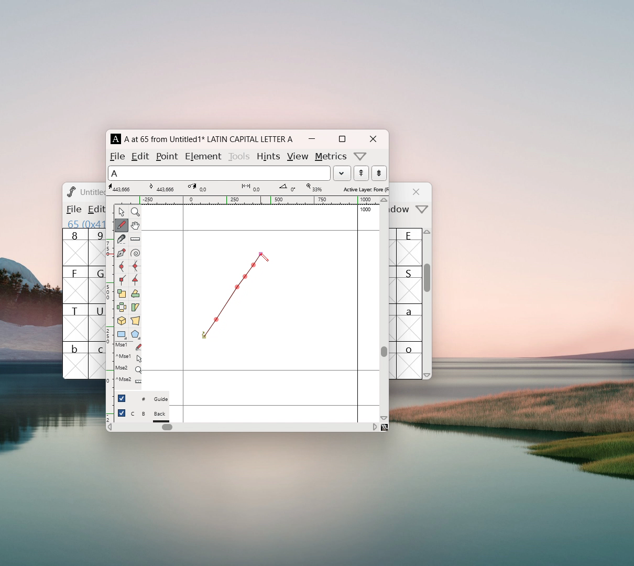 The height and width of the screenshot is (566, 634). Describe the element at coordinates (342, 173) in the screenshot. I see `load word list` at that location.